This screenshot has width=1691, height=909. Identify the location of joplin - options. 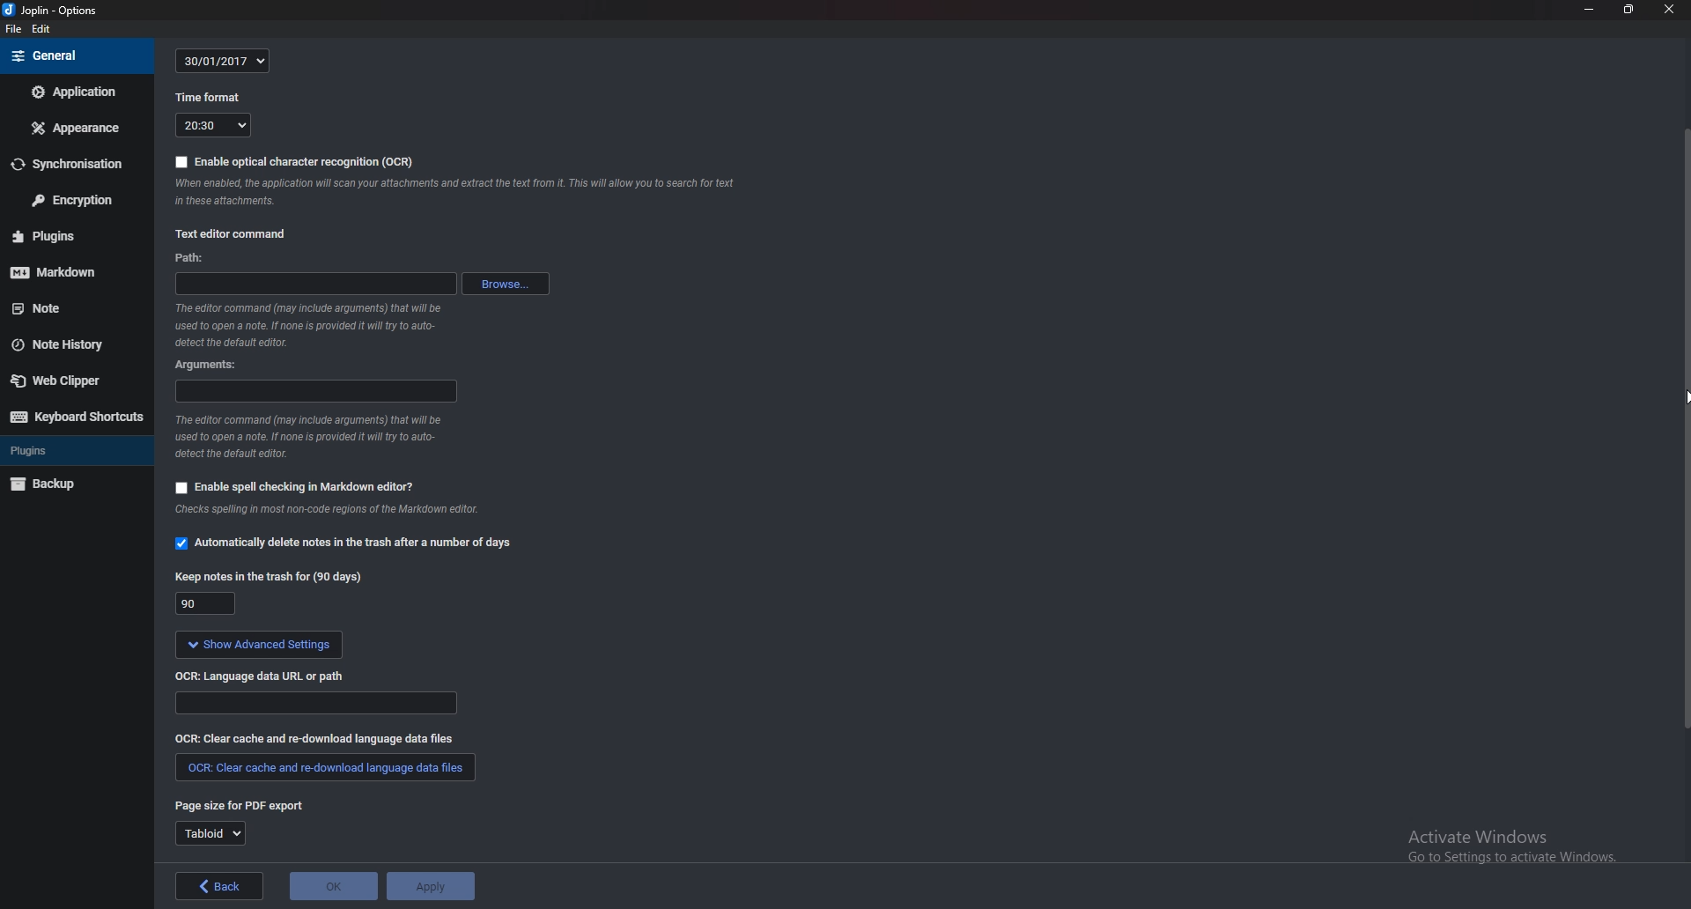
(56, 11).